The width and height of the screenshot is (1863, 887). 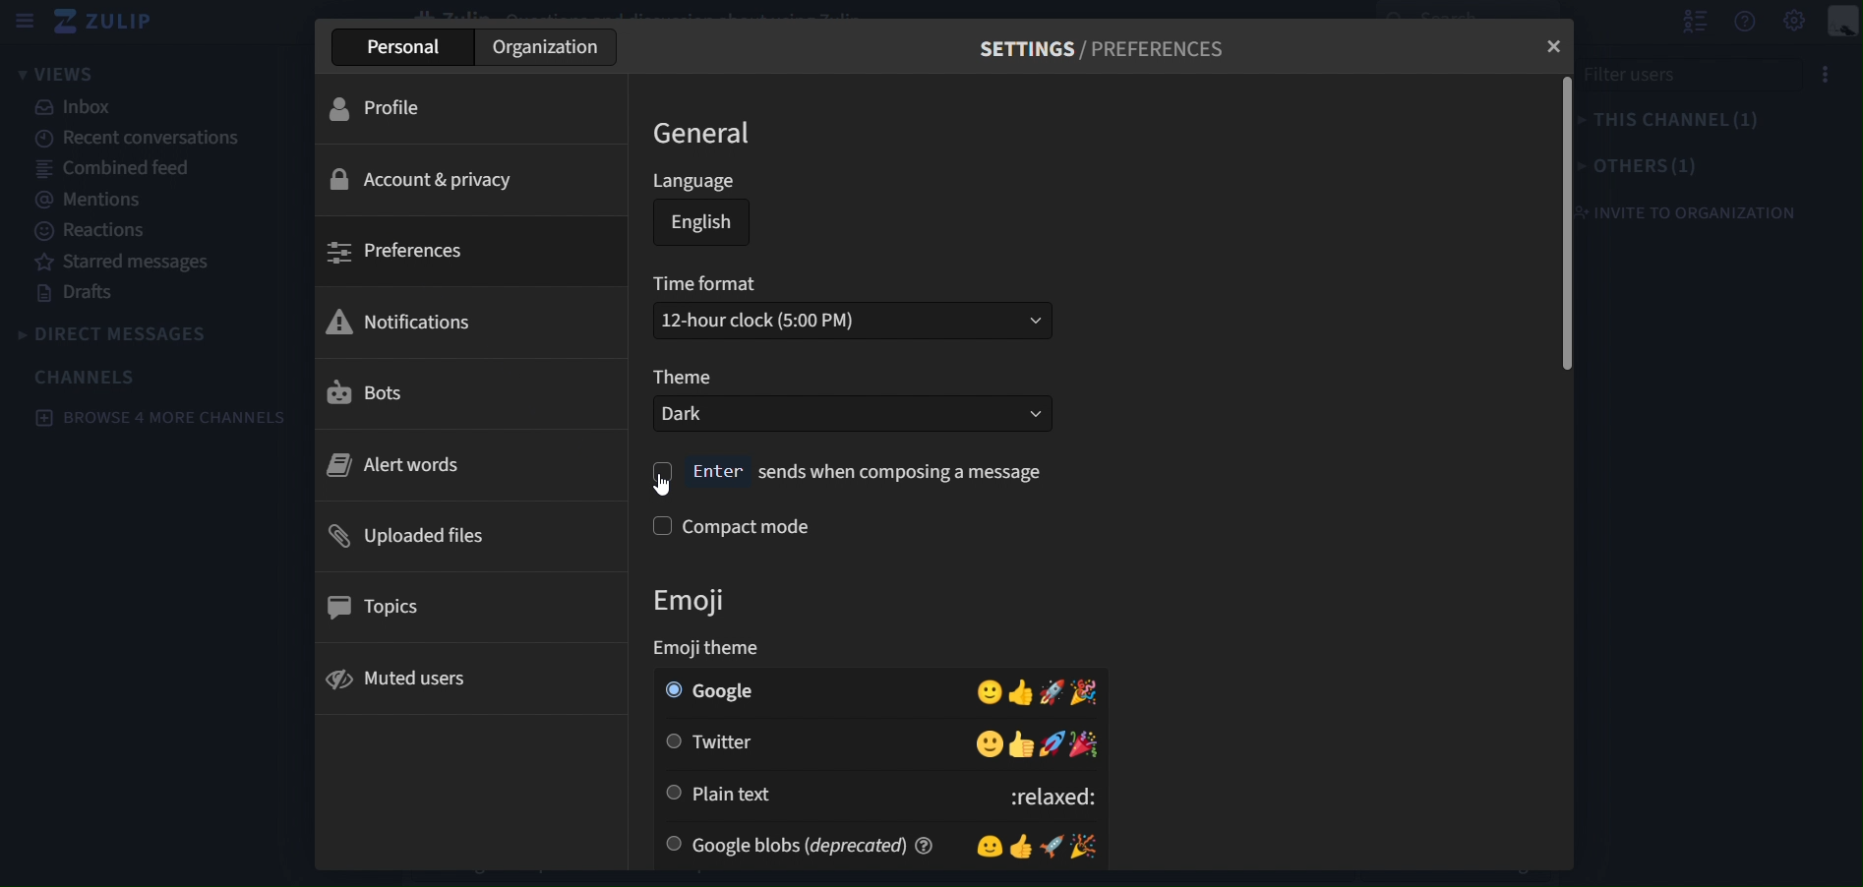 I want to click on personal, so click(x=404, y=47).